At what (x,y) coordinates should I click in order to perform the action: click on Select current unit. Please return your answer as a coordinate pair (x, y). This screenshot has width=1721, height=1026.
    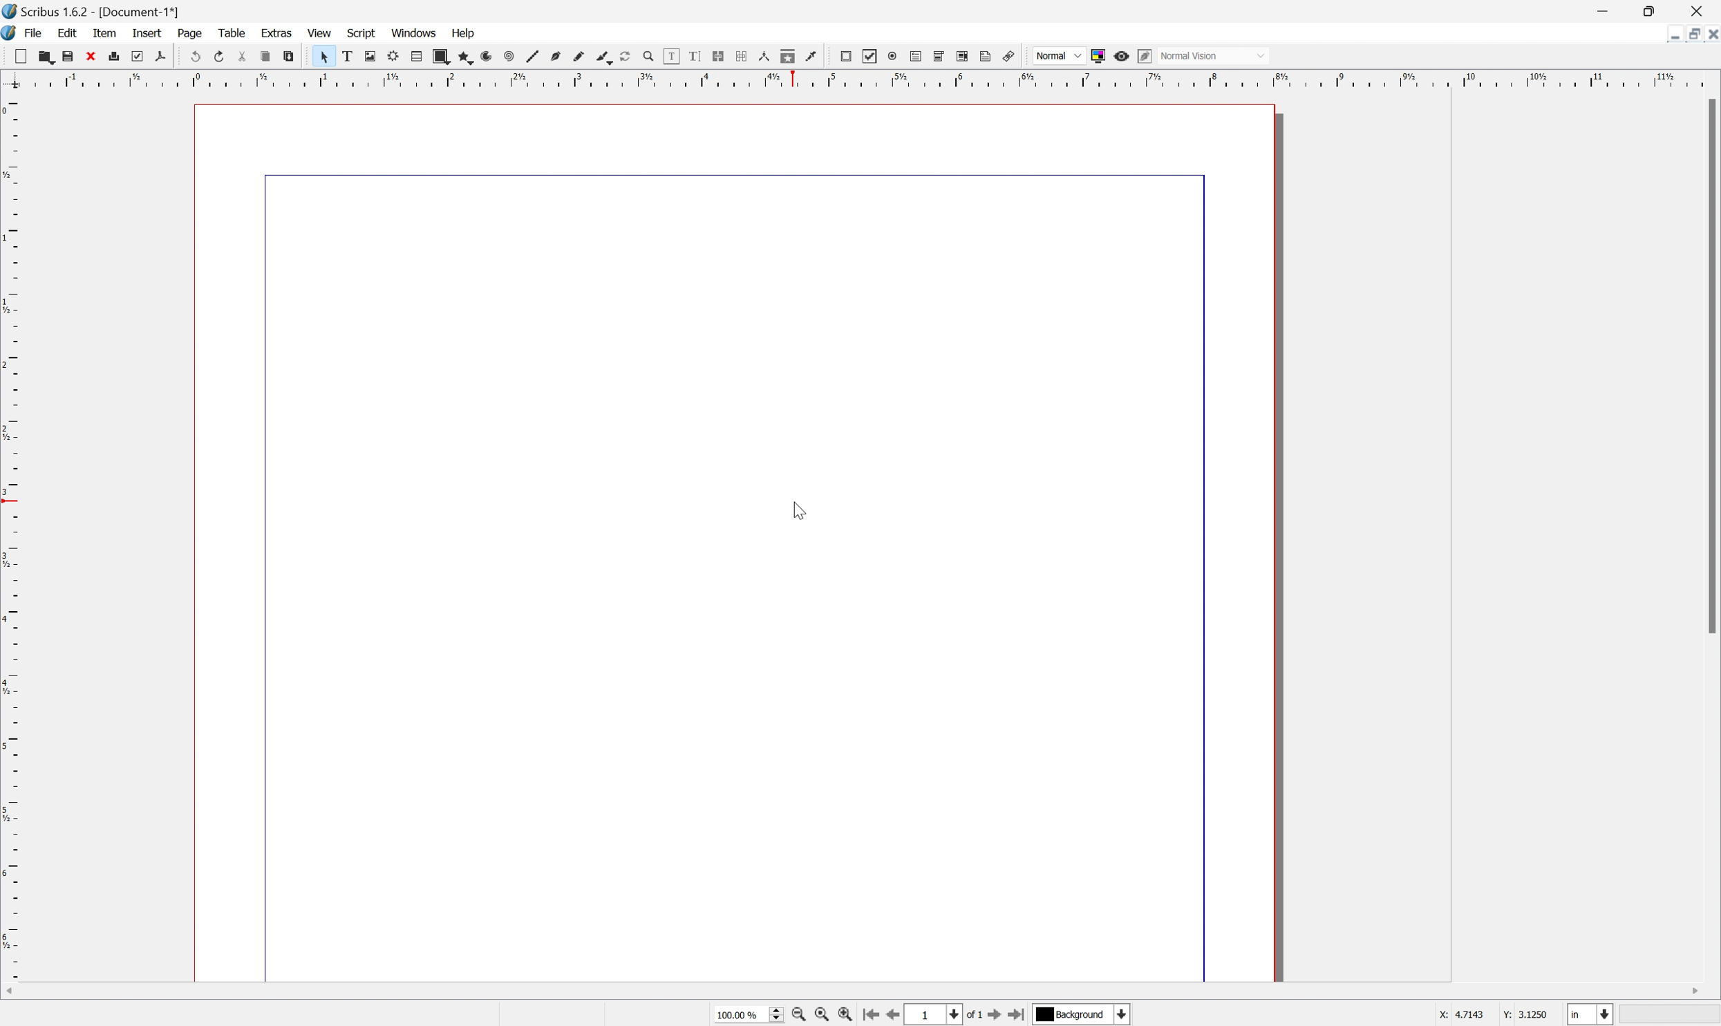
    Looking at the image, I should click on (1590, 1013).